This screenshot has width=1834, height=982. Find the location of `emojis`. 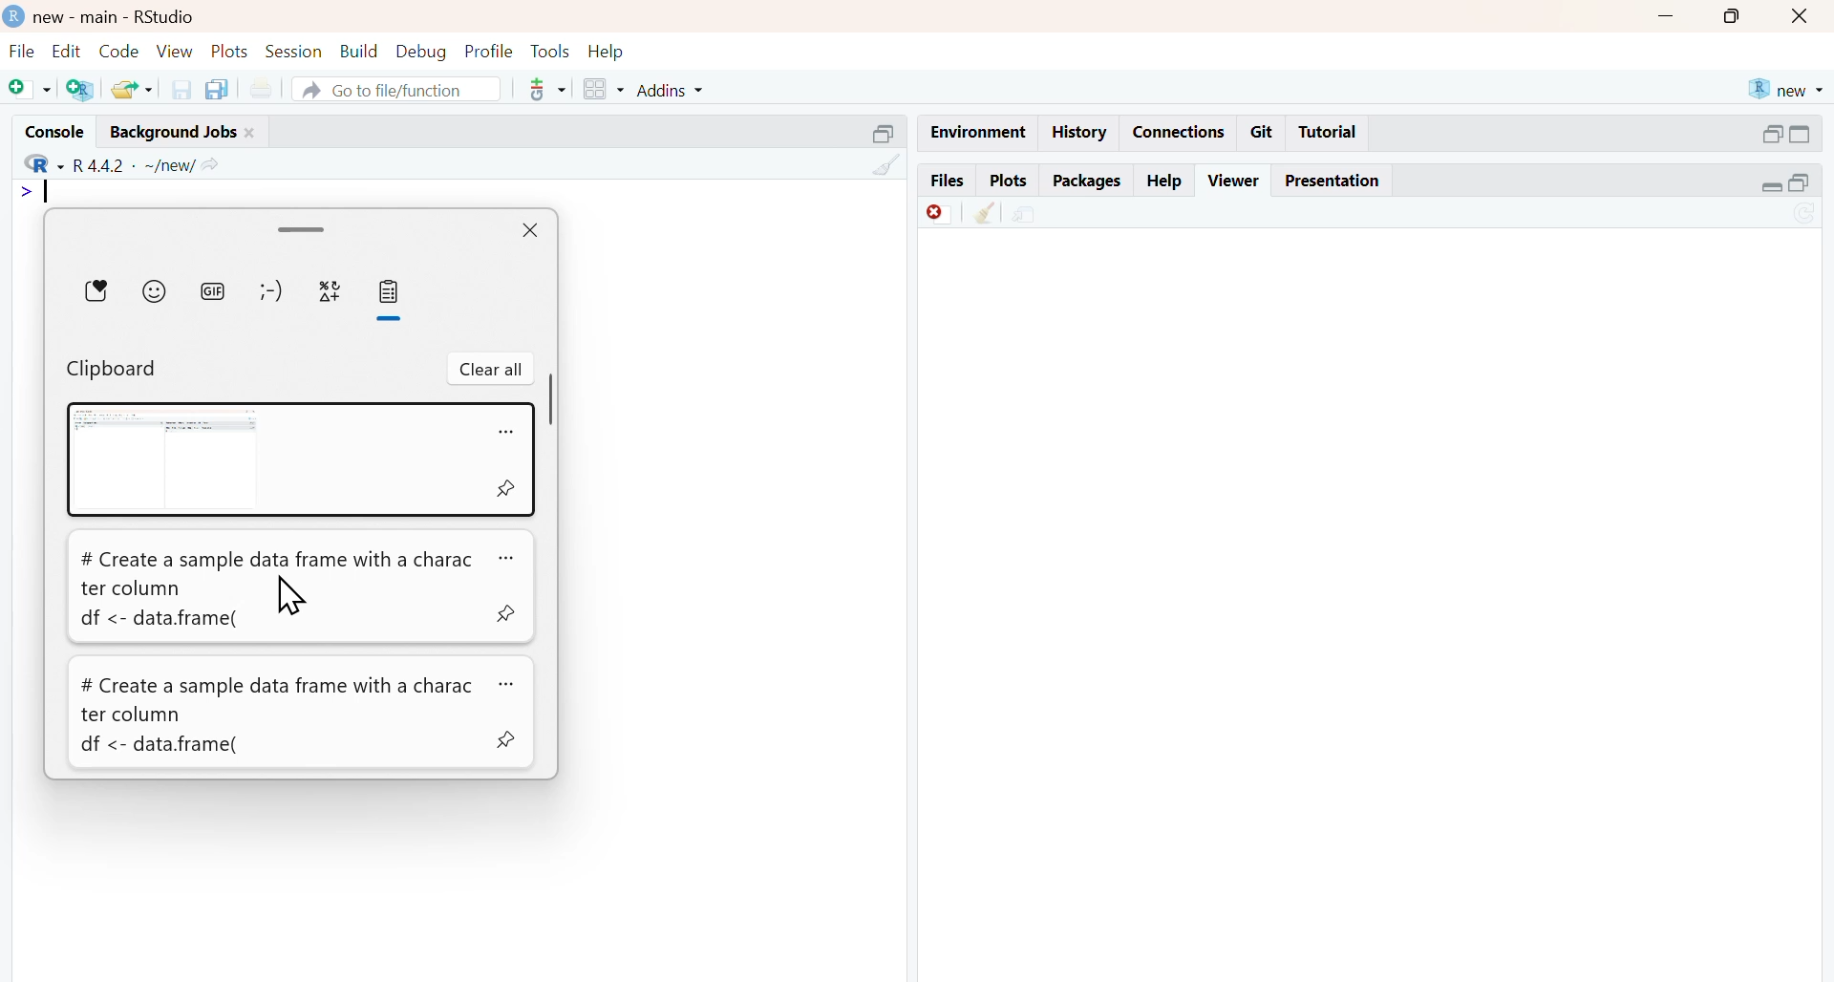

emojis is located at coordinates (155, 291).